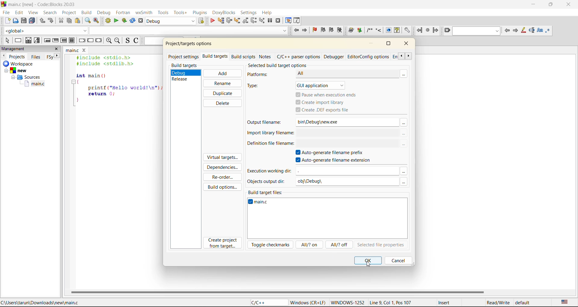  I want to click on project settings, so click(183, 57).